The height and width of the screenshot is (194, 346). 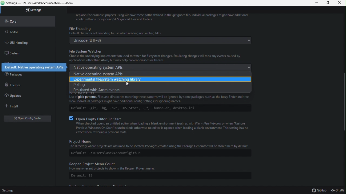 What do you see at coordinates (158, 85) in the screenshot?
I see `Polling` at bounding box center [158, 85].